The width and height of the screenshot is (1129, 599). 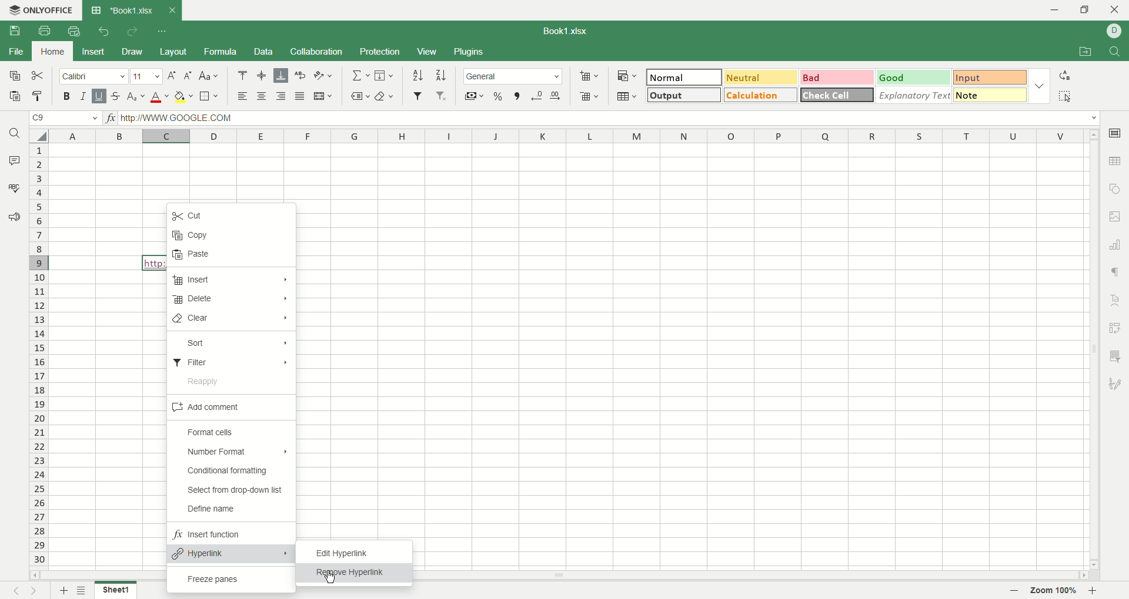 I want to click on undo, so click(x=105, y=31).